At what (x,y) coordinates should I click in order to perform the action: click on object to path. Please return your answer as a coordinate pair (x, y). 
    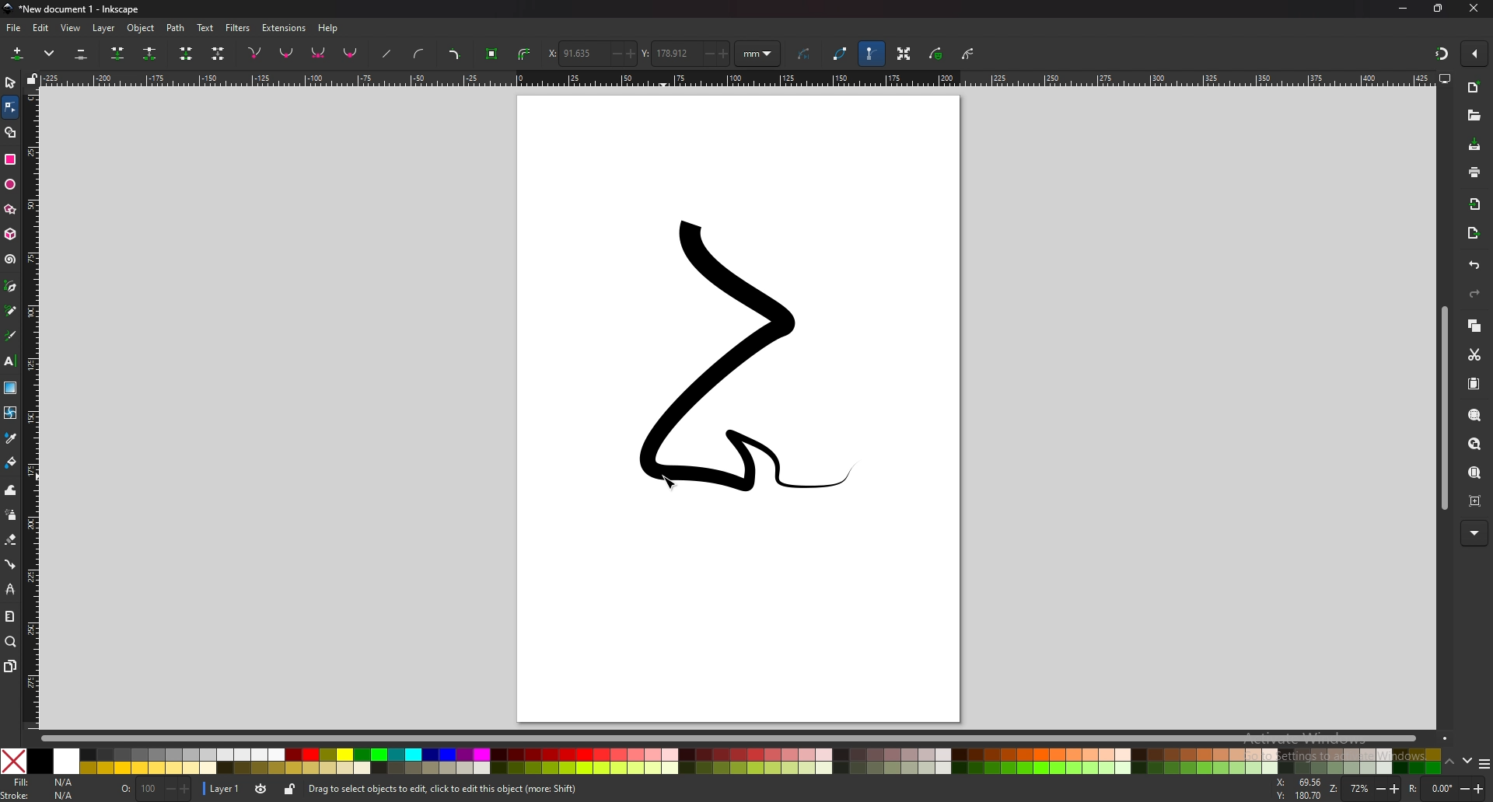
    Looking at the image, I should click on (492, 54).